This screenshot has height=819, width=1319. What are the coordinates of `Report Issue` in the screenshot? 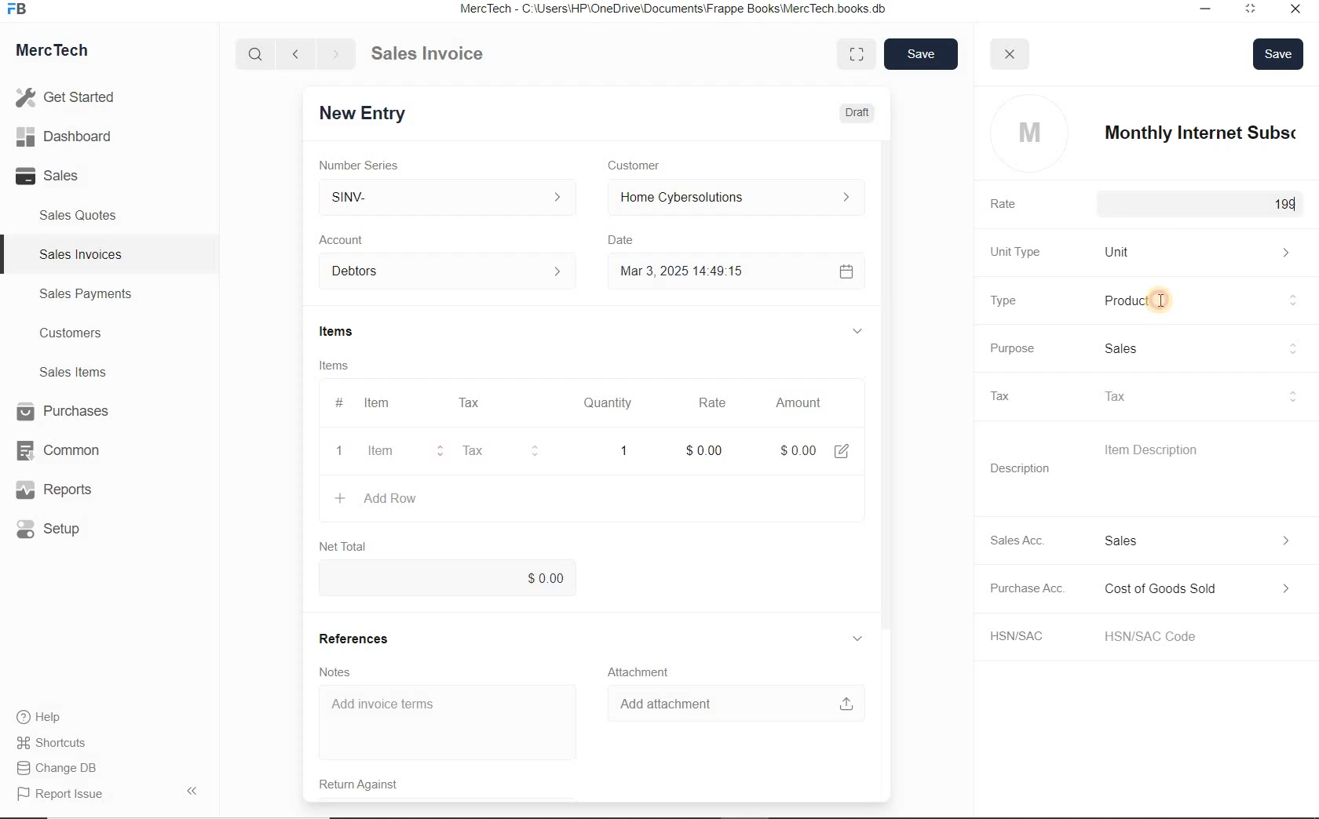 It's located at (64, 795).